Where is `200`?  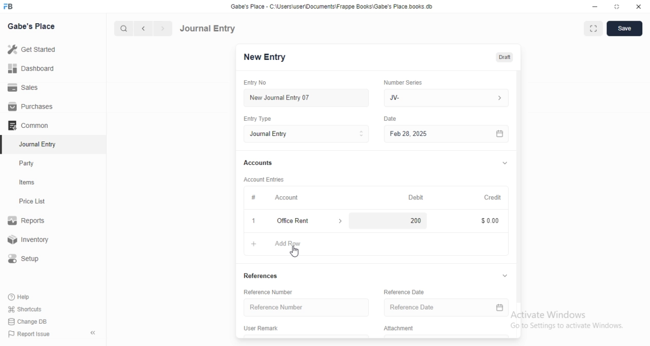 200 is located at coordinates (412, 221).